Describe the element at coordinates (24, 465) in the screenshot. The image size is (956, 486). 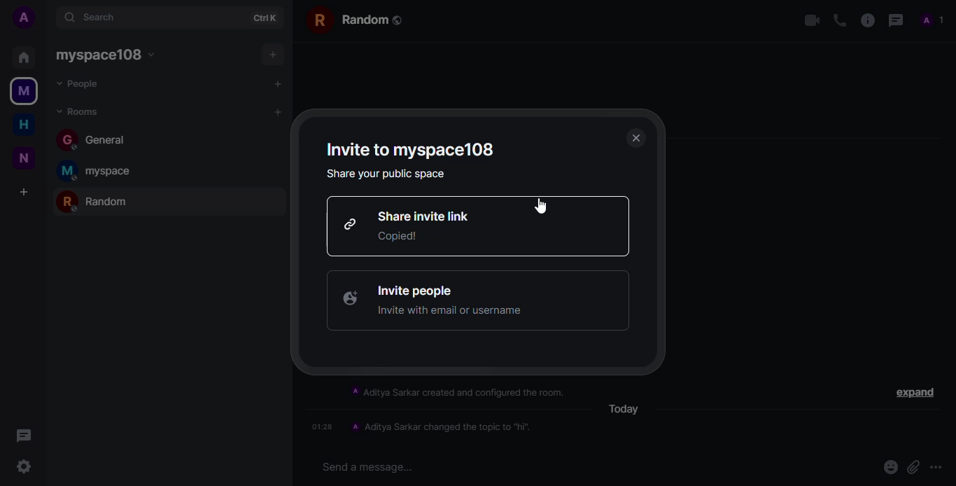
I see `setting` at that location.